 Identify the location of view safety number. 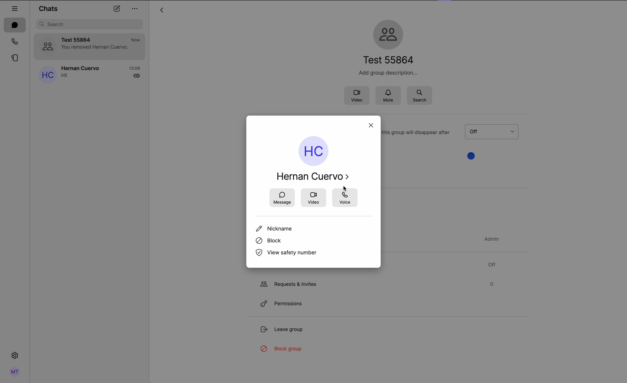
(285, 253).